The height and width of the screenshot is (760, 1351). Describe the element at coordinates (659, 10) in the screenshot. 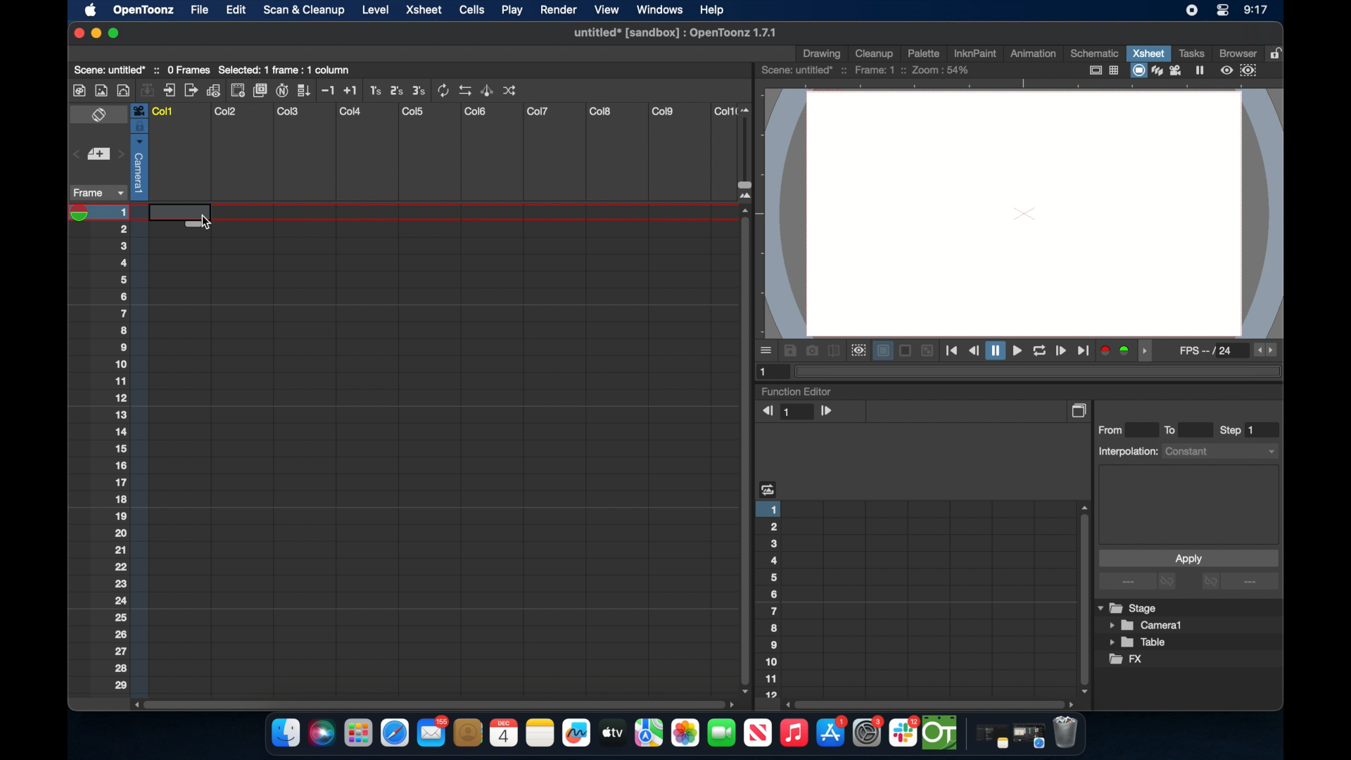

I see `windows` at that location.